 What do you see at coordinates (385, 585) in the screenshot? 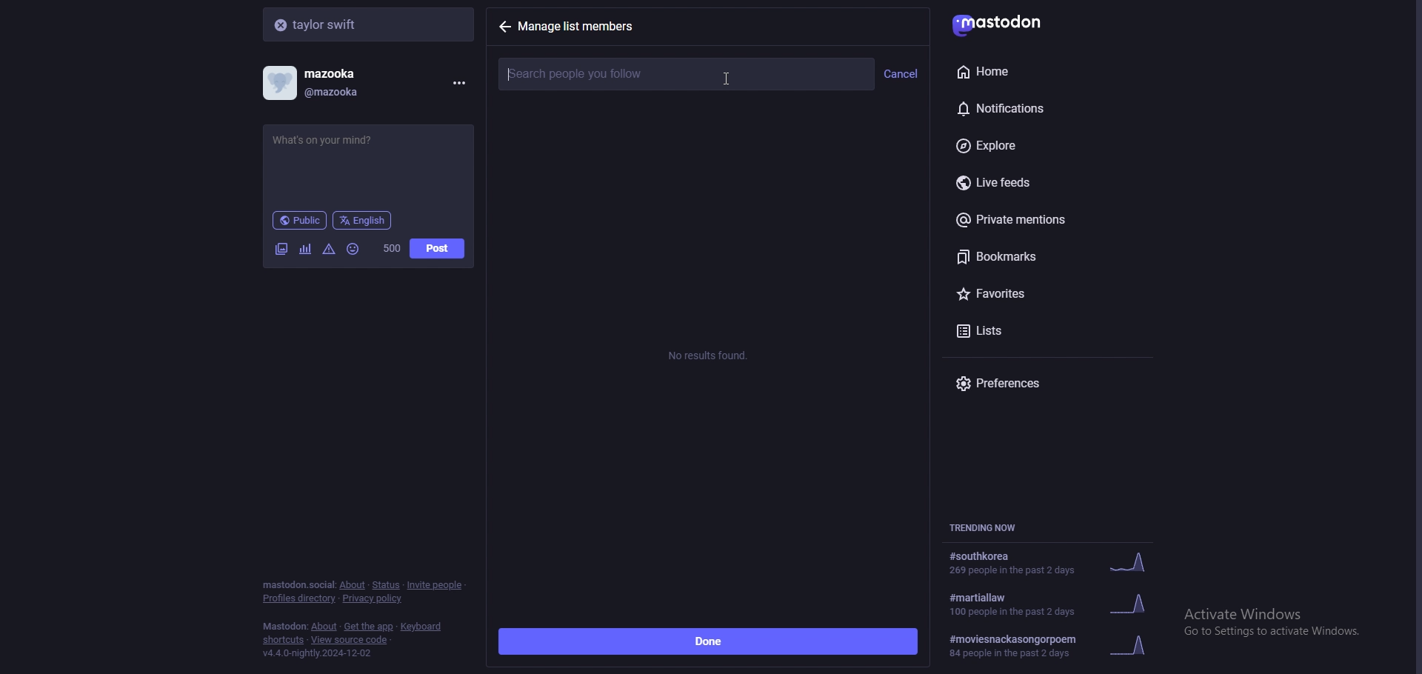
I see `status` at bounding box center [385, 585].